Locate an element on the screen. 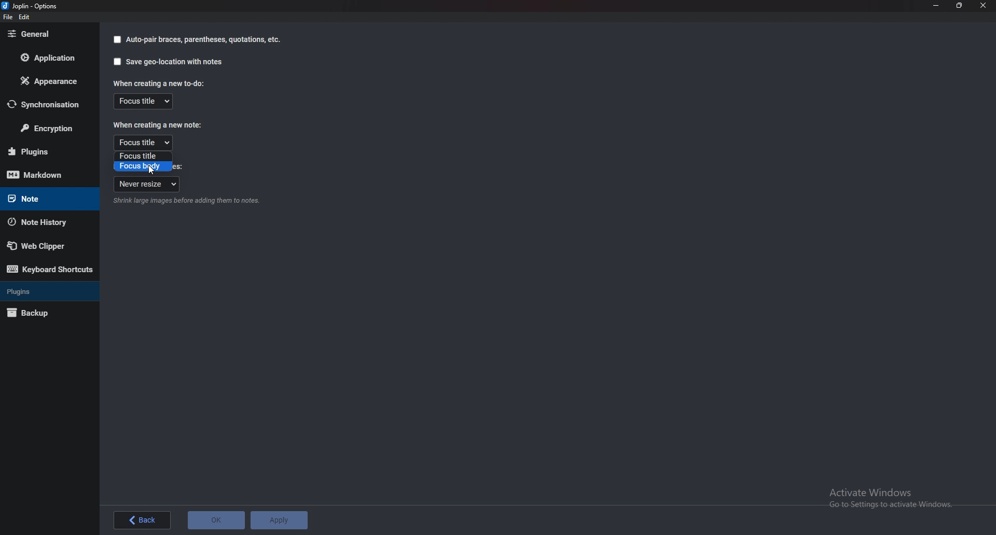 This screenshot has width=996, height=535. Focus title is located at coordinates (143, 101).